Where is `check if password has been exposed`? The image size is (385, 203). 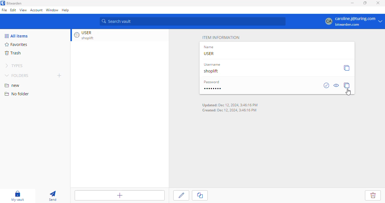 check if password has been exposed is located at coordinates (326, 85).